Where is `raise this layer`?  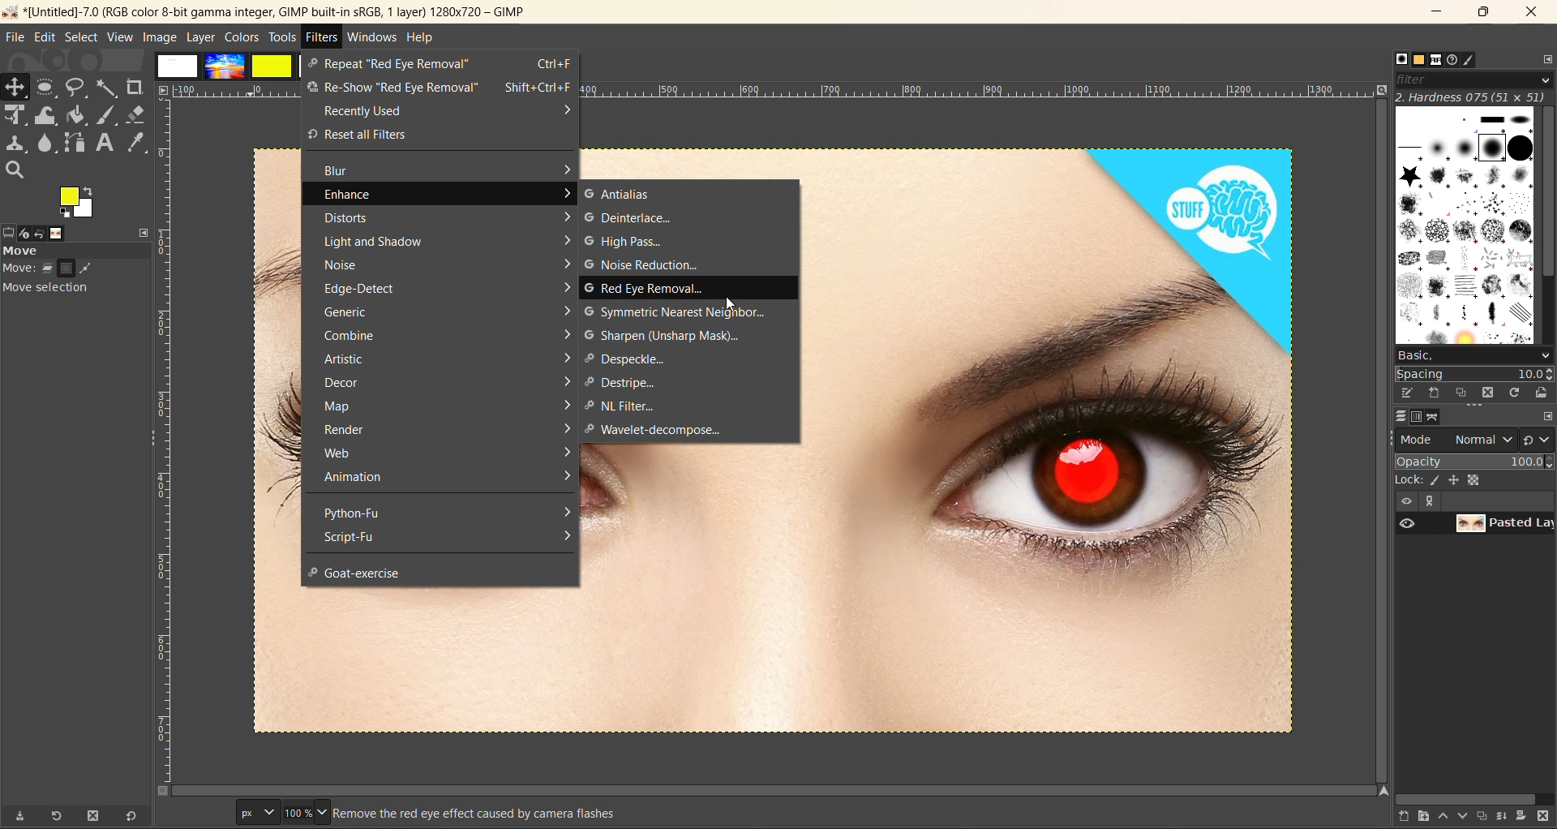
raise this layer is located at coordinates (1439, 817).